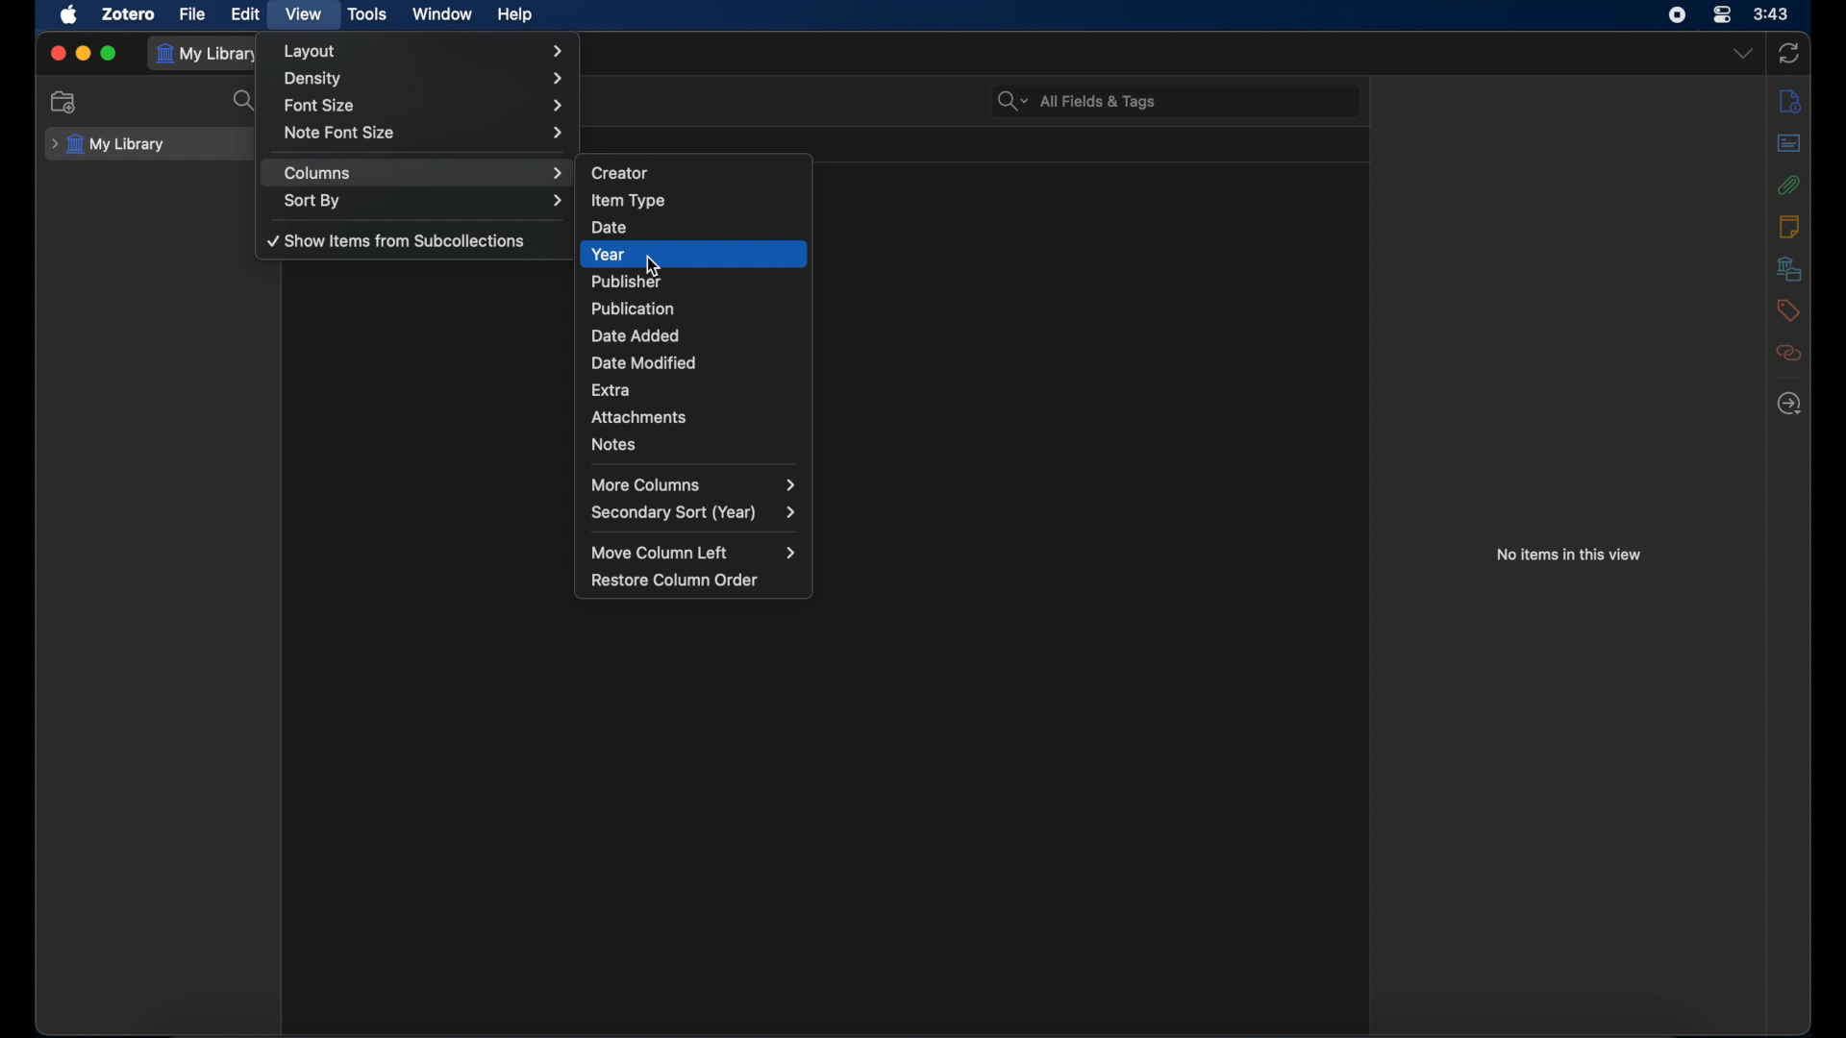 The width and height of the screenshot is (1846, 1038). I want to click on search, so click(248, 101).